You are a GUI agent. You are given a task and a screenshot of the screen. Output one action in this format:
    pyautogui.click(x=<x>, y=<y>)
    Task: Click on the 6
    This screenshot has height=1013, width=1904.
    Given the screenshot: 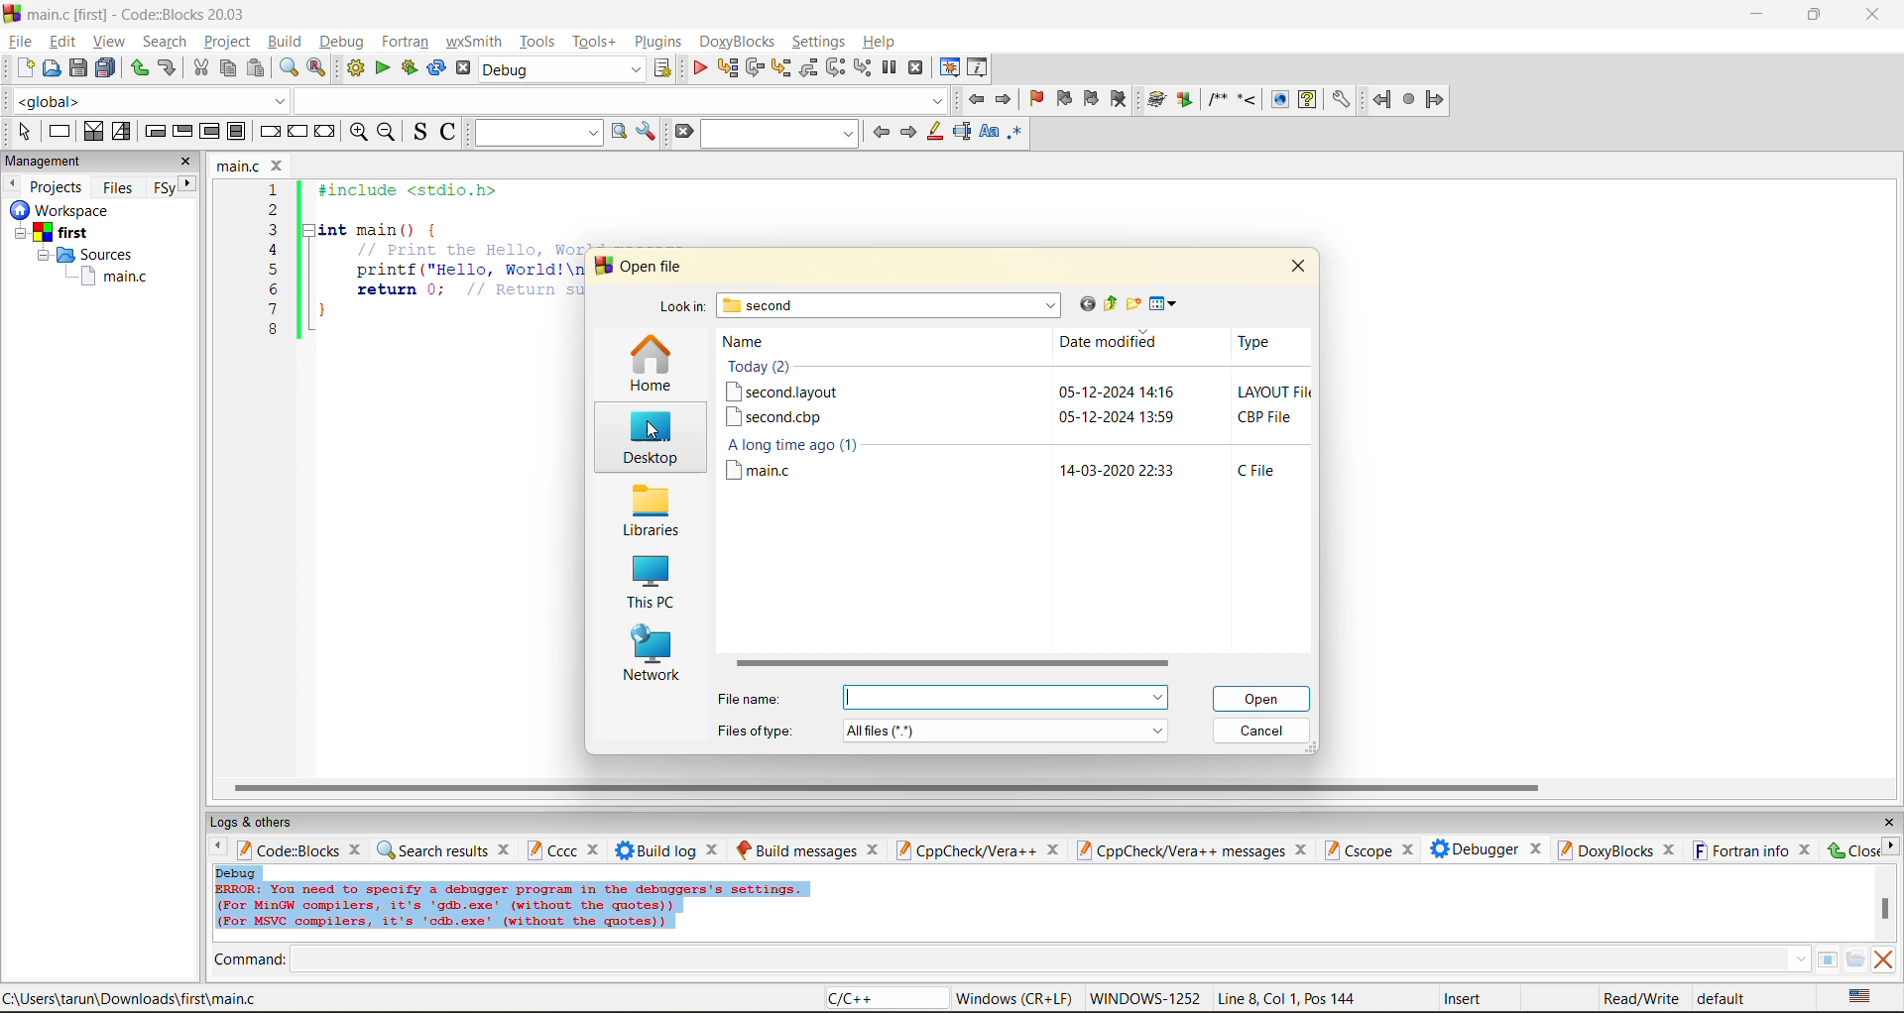 What is the action you would take?
    pyautogui.click(x=273, y=288)
    